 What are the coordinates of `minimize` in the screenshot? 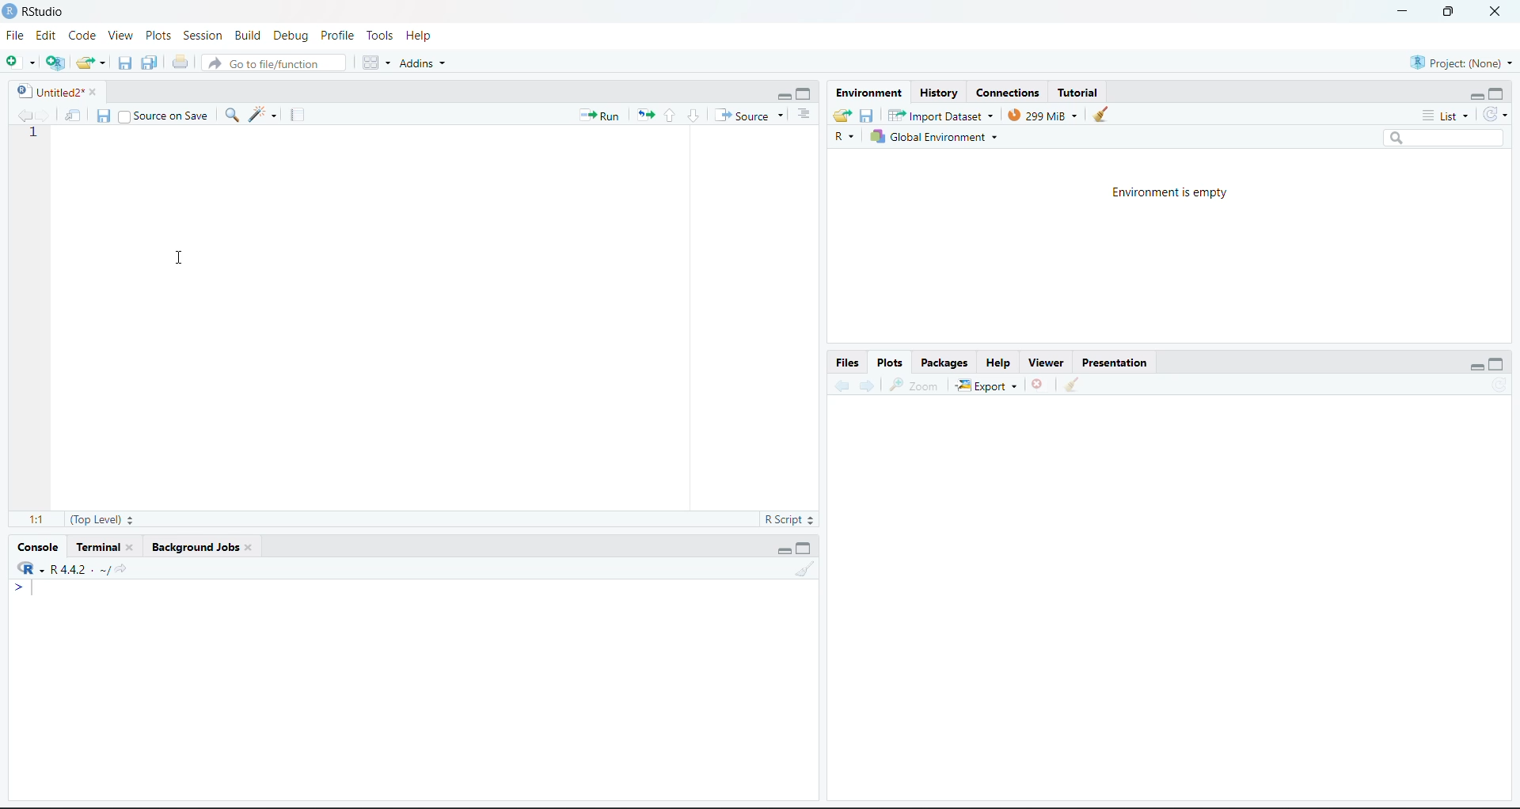 It's located at (1402, 9).